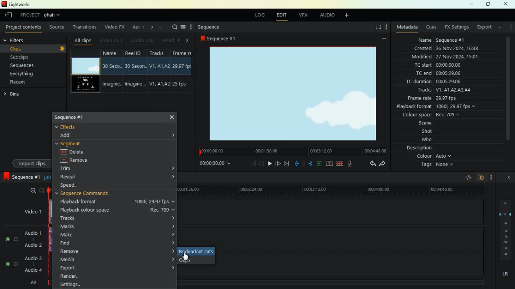  What do you see at coordinates (437, 107) in the screenshot?
I see `playback format` at bounding box center [437, 107].